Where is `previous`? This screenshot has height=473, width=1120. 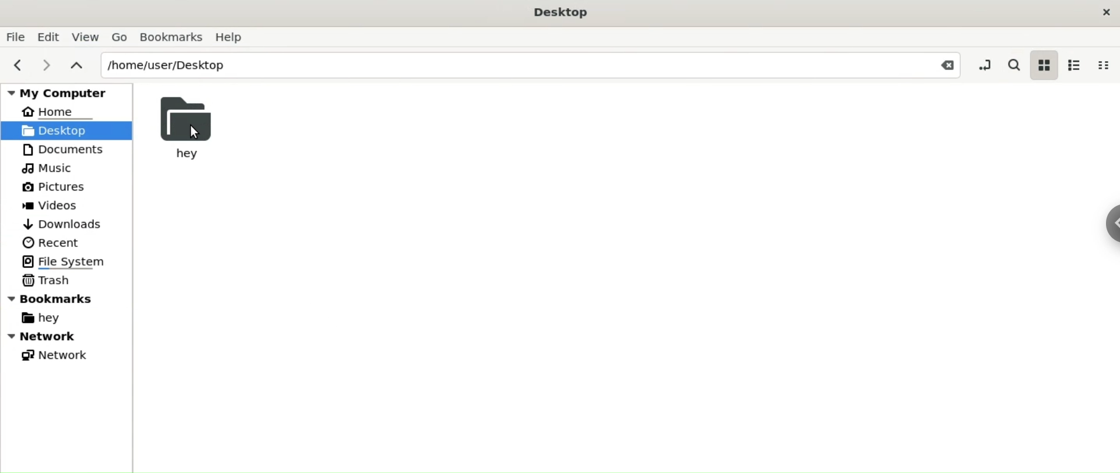
previous is located at coordinates (15, 66).